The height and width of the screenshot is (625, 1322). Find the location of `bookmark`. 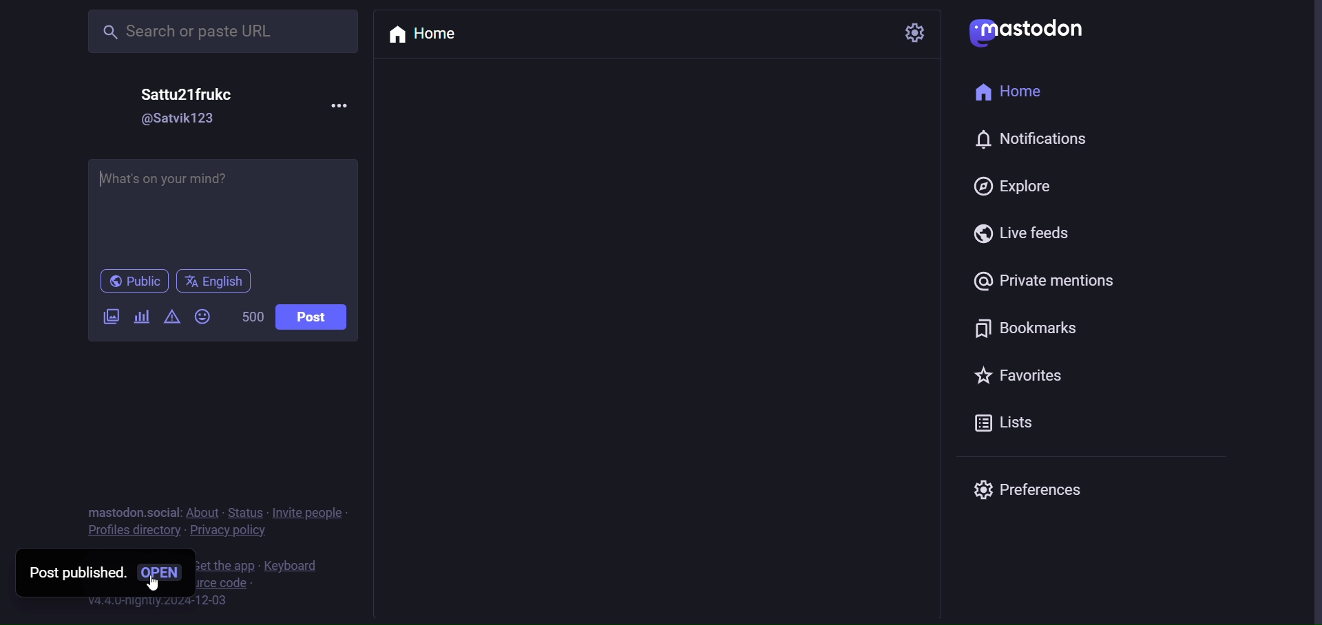

bookmark is located at coordinates (1016, 330).